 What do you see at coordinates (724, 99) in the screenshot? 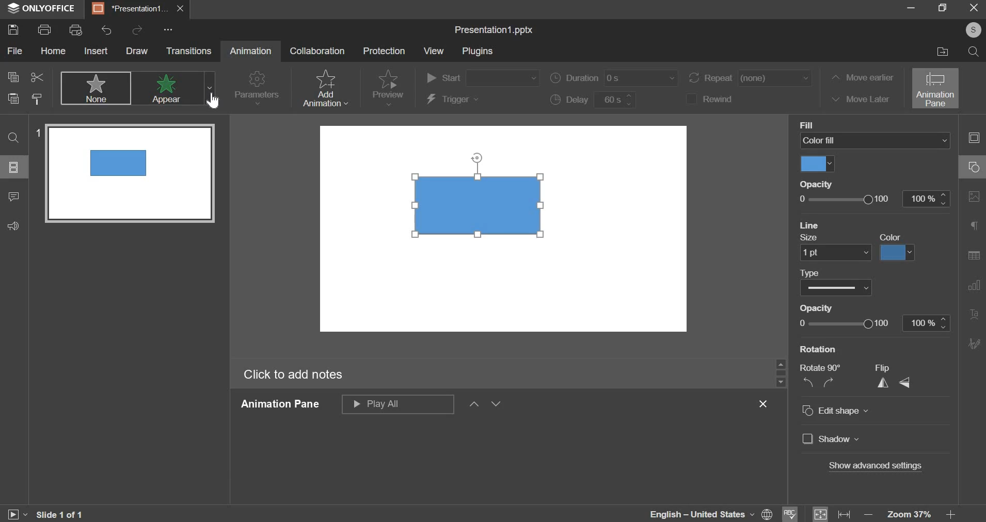
I see `rewind` at bounding box center [724, 99].